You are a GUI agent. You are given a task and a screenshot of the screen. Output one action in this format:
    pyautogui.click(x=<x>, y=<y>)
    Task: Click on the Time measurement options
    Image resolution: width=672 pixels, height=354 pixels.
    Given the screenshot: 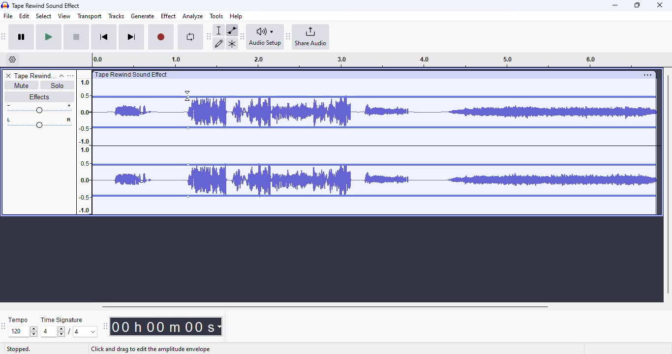 What is the action you would take?
    pyautogui.click(x=219, y=326)
    